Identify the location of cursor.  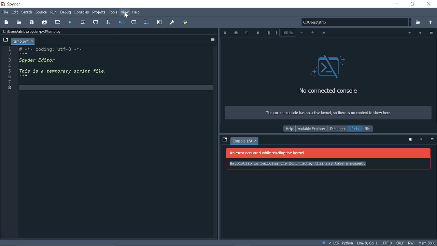
(126, 16).